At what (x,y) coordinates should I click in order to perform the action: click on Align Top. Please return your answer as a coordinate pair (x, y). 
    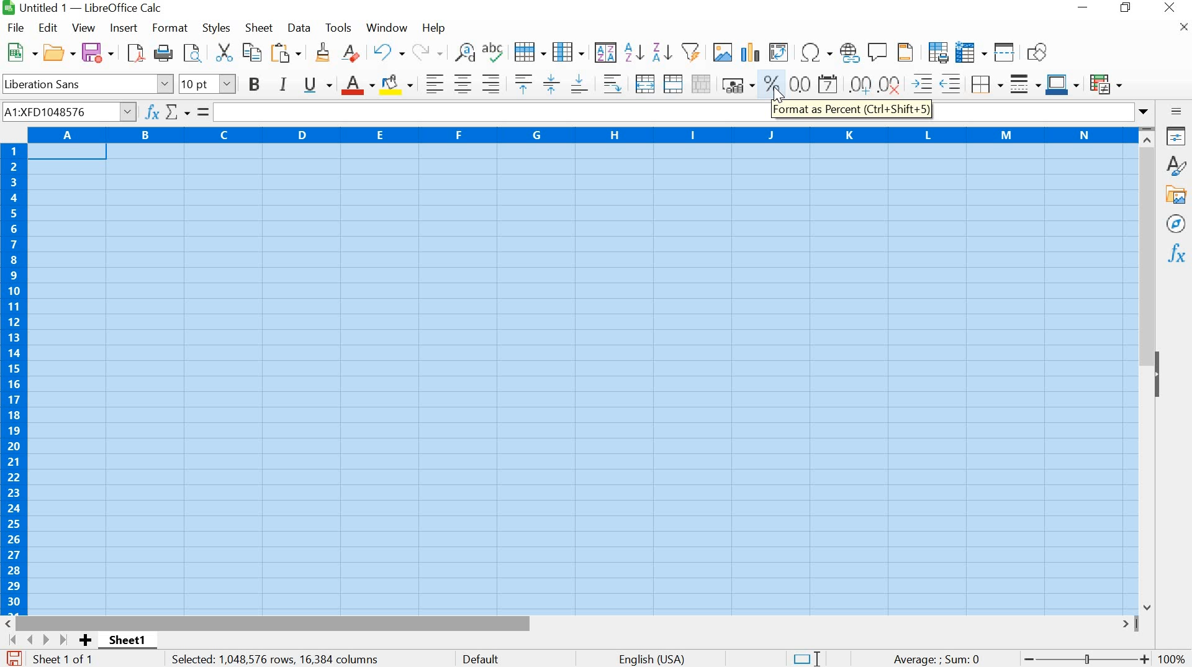
    Looking at the image, I should click on (523, 83).